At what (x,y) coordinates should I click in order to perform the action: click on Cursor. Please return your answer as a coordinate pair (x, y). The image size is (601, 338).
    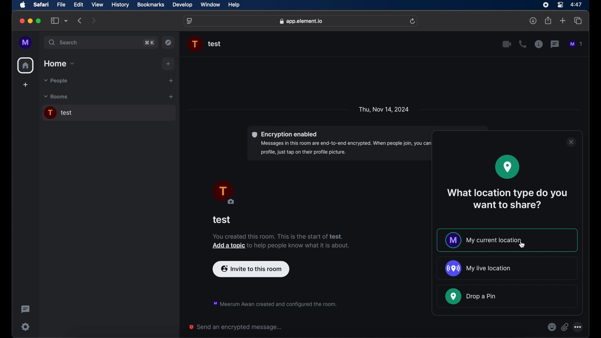
    Looking at the image, I should click on (521, 246).